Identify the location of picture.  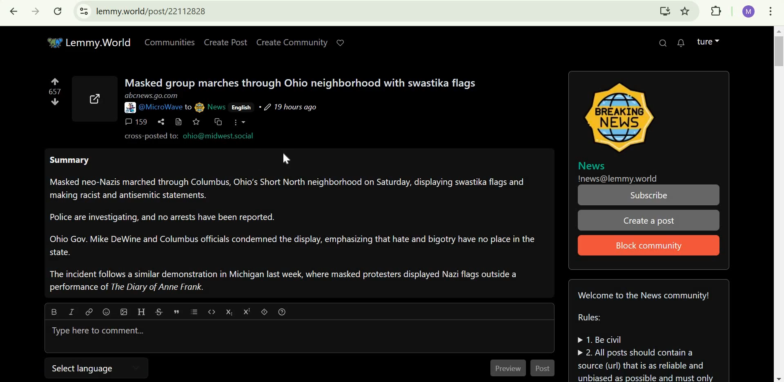
(199, 107).